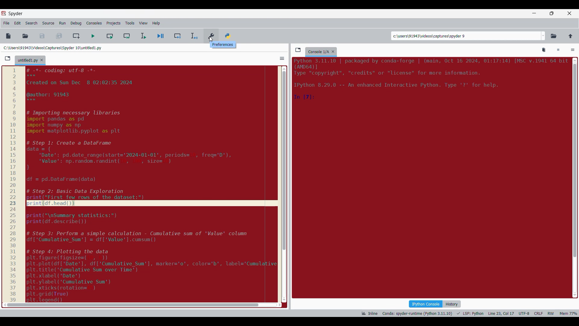 This screenshot has width=579, height=326. I want to click on PYTHONPATH manager, so click(229, 34).